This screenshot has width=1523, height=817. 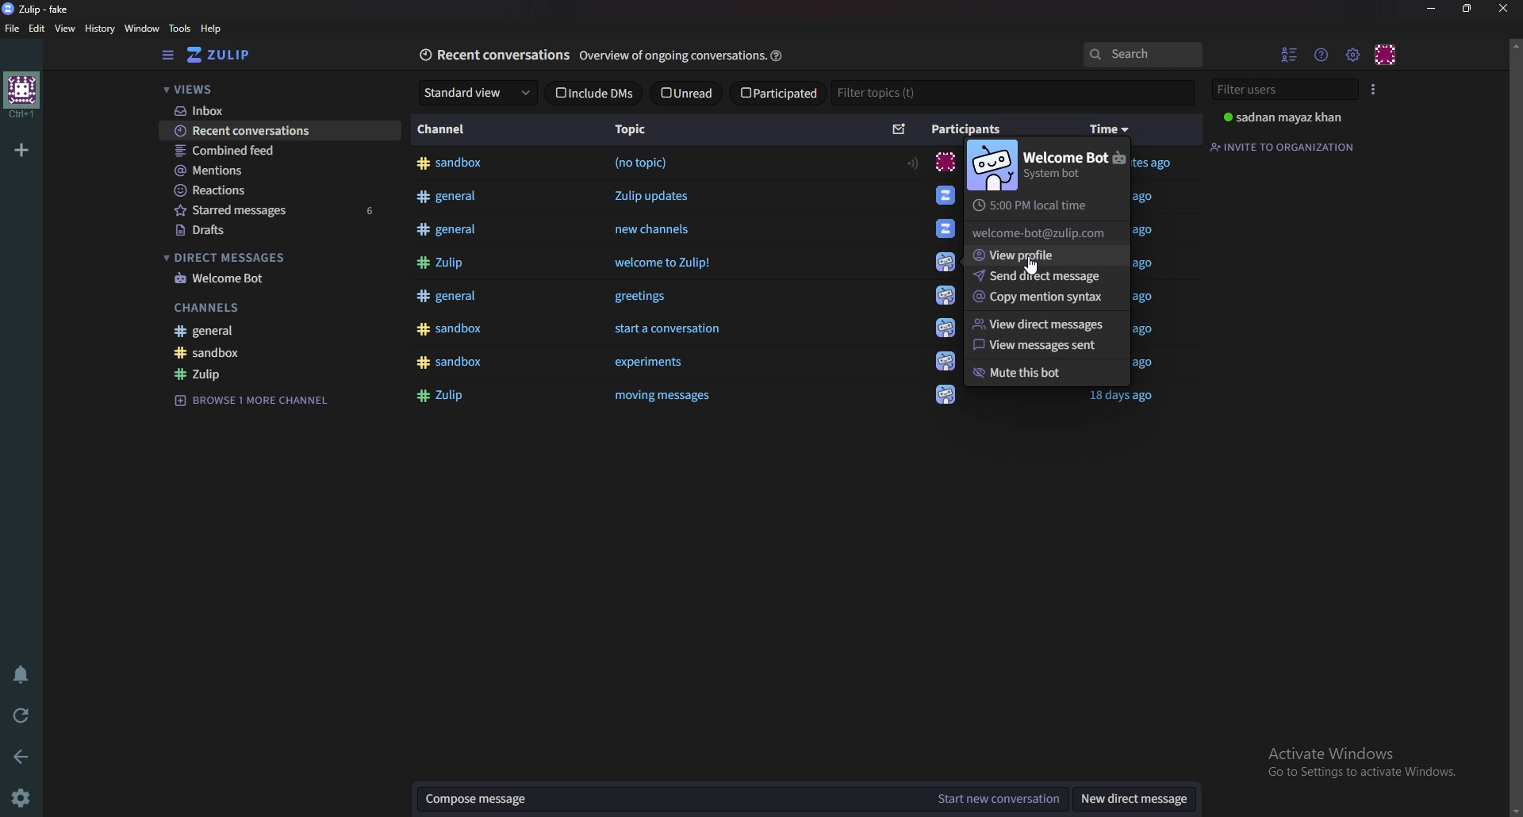 What do you see at coordinates (1040, 232) in the screenshot?
I see `Email` at bounding box center [1040, 232].